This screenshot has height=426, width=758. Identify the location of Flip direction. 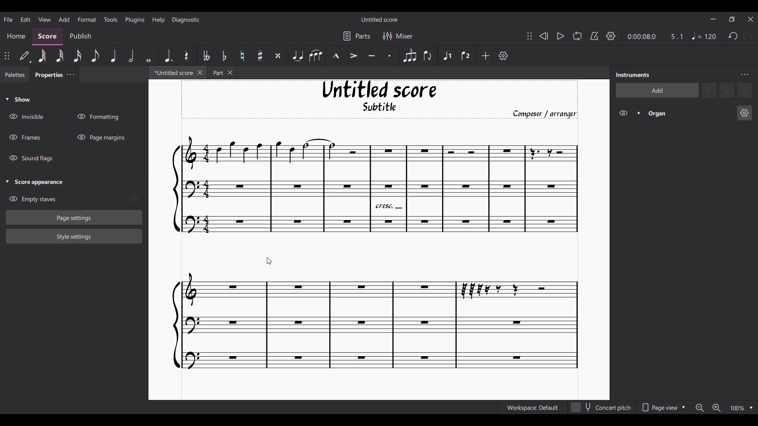
(428, 56).